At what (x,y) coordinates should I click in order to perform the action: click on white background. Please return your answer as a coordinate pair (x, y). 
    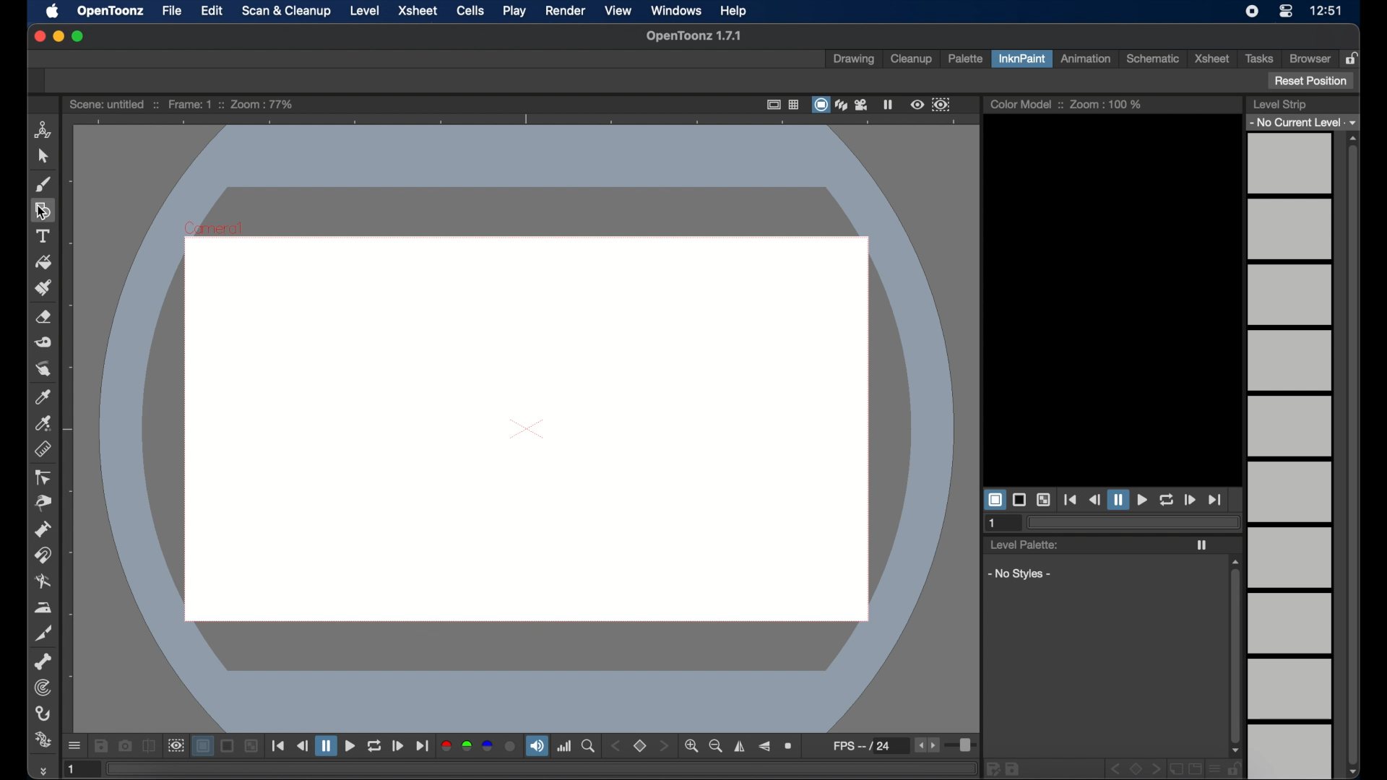
    Looking at the image, I should click on (202, 746).